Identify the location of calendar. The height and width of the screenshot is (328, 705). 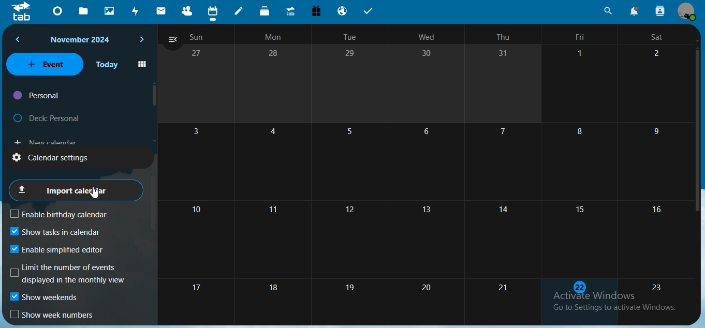
(430, 171).